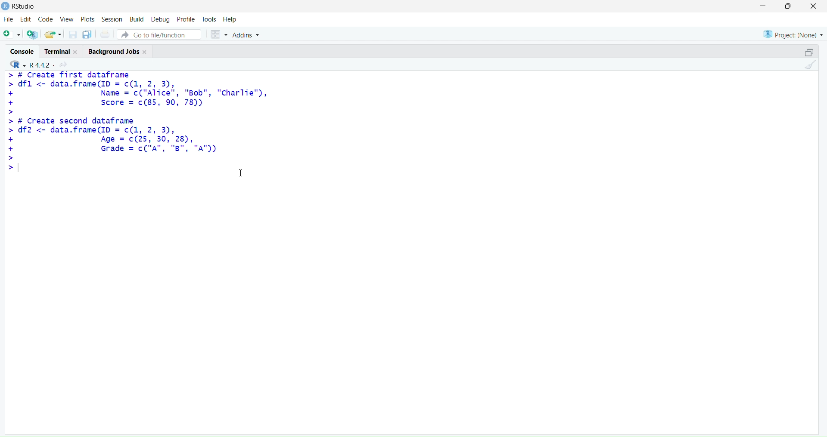 This screenshot has width=827, height=437. I want to click on Project: (None), so click(793, 34).